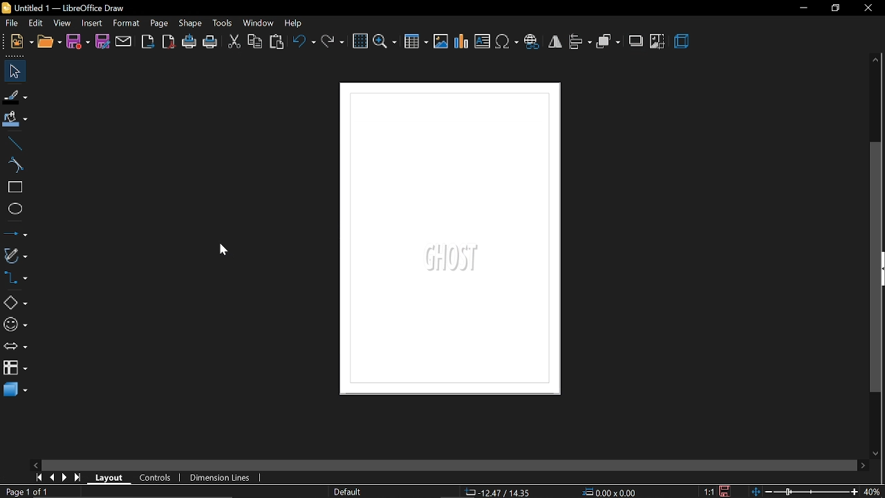  I want to click on save as, so click(103, 41).